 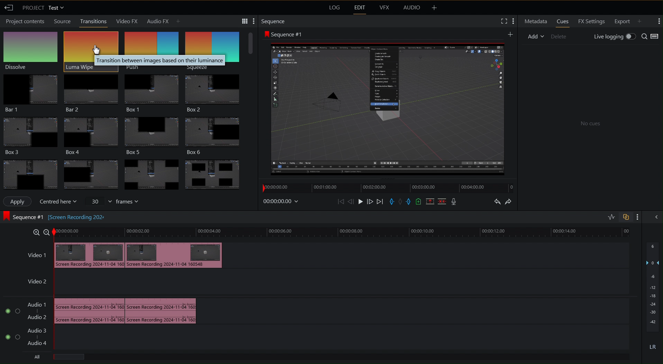 What do you see at coordinates (507, 21) in the screenshot?
I see `Settings` at bounding box center [507, 21].